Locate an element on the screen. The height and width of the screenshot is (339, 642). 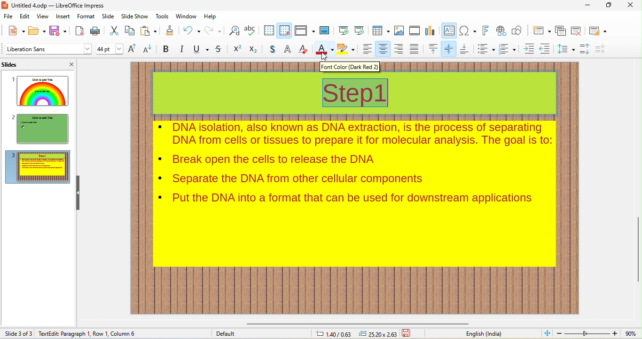
copy is located at coordinates (129, 31).